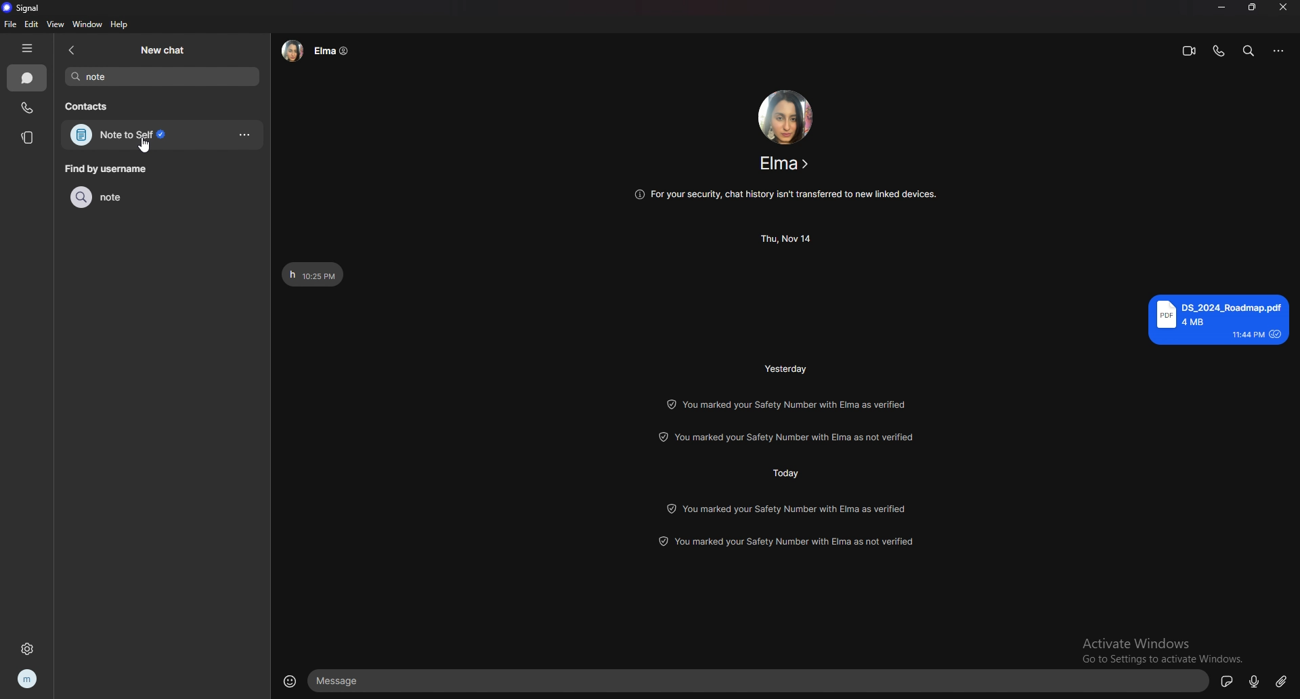  Describe the element at coordinates (794, 437) in the screenshot. I see `update` at that location.